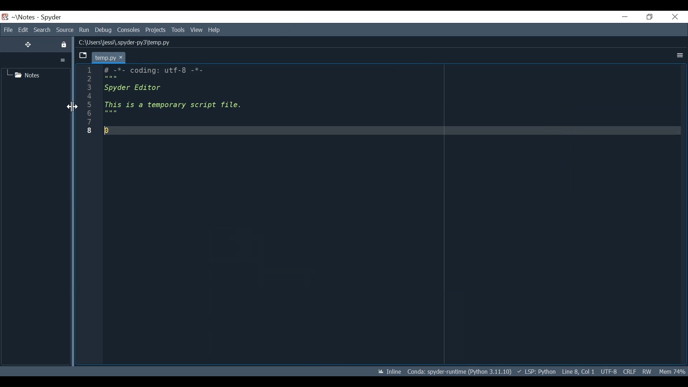 This screenshot has width=688, height=387. What do you see at coordinates (679, 55) in the screenshot?
I see `More Options` at bounding box center [679, 55].